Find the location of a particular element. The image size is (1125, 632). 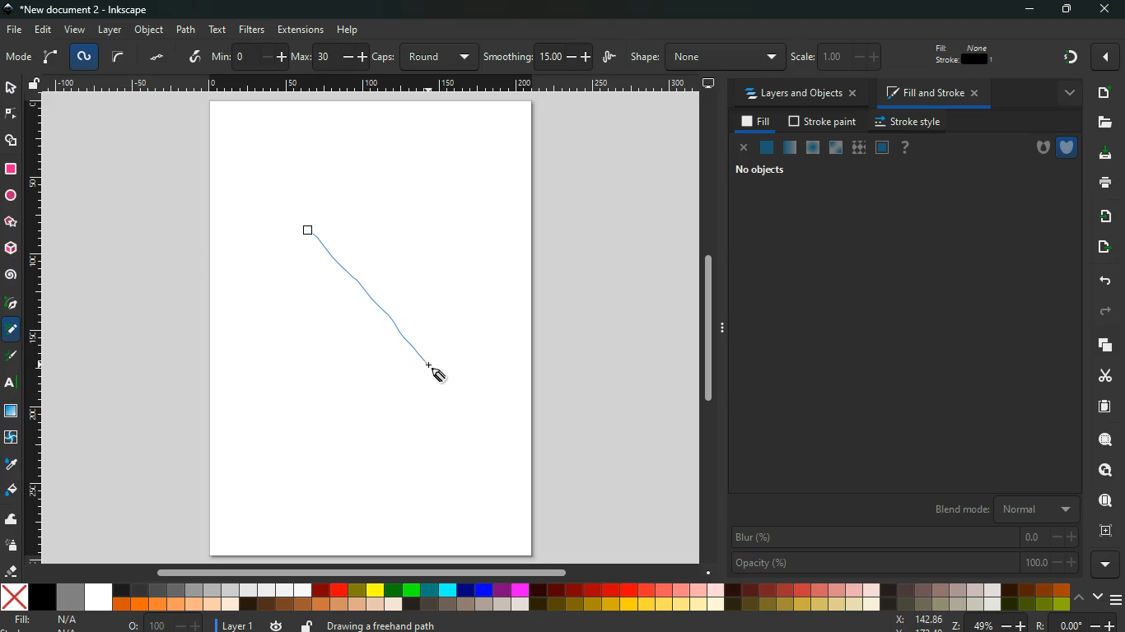

blur is located at coordinates (904, 536).